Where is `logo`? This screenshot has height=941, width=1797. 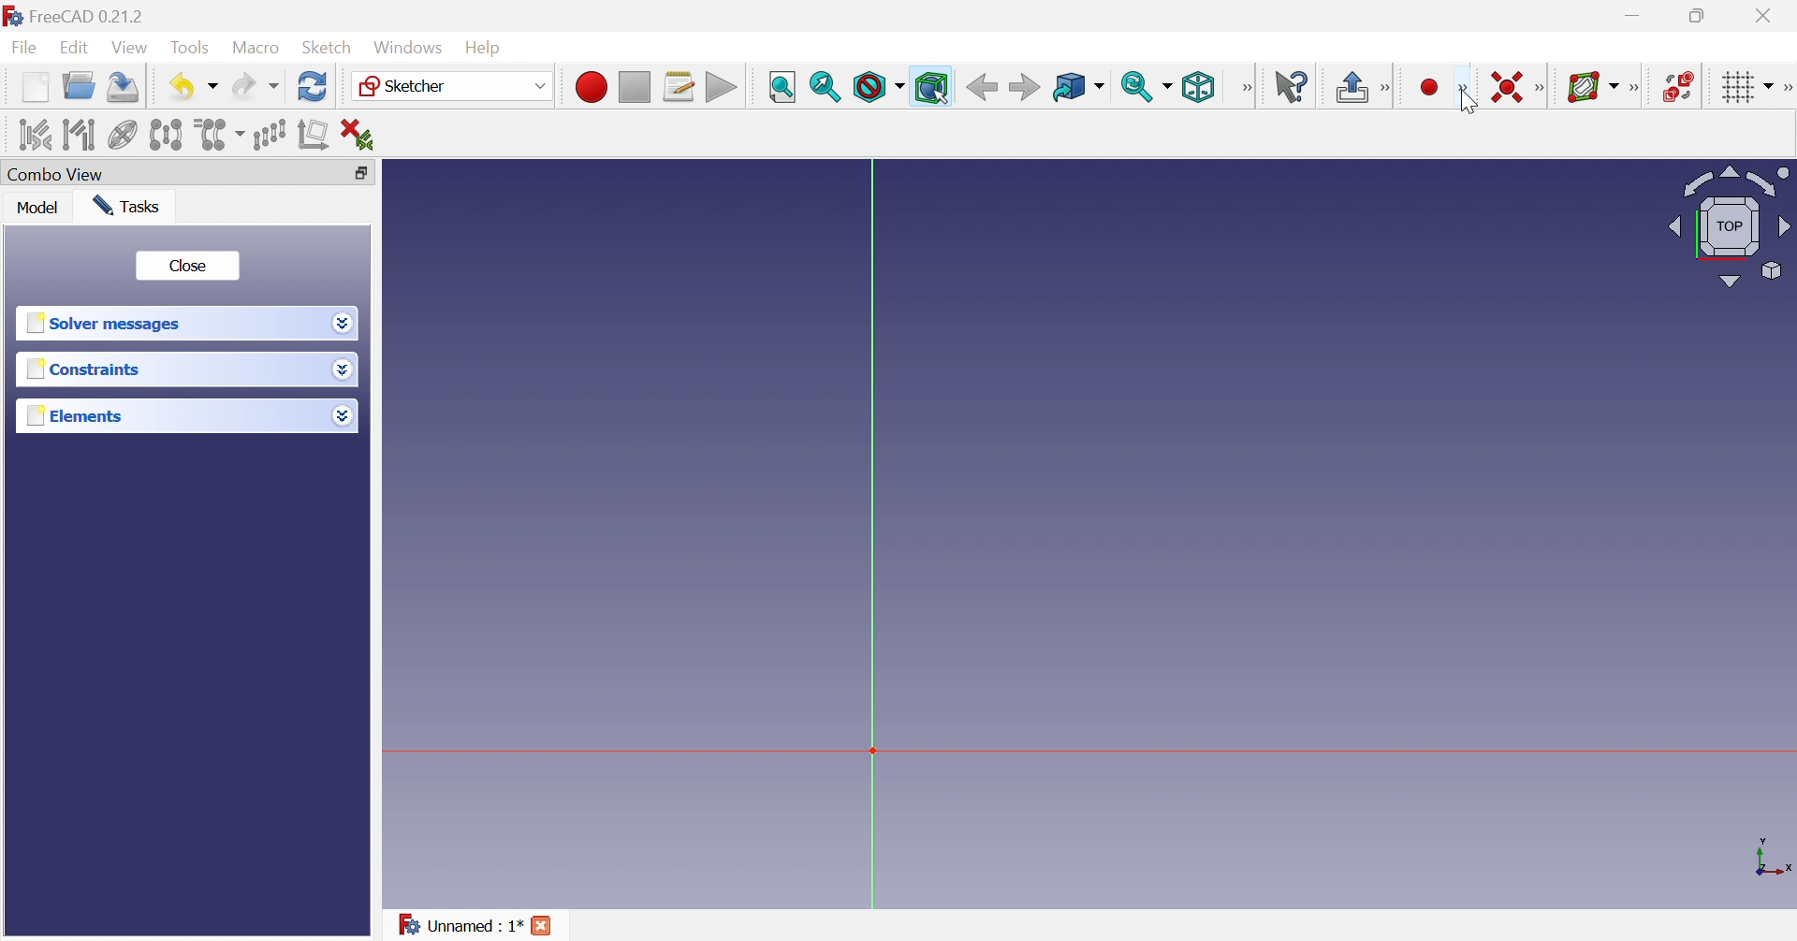 logo is located at coordinates (12, 16).